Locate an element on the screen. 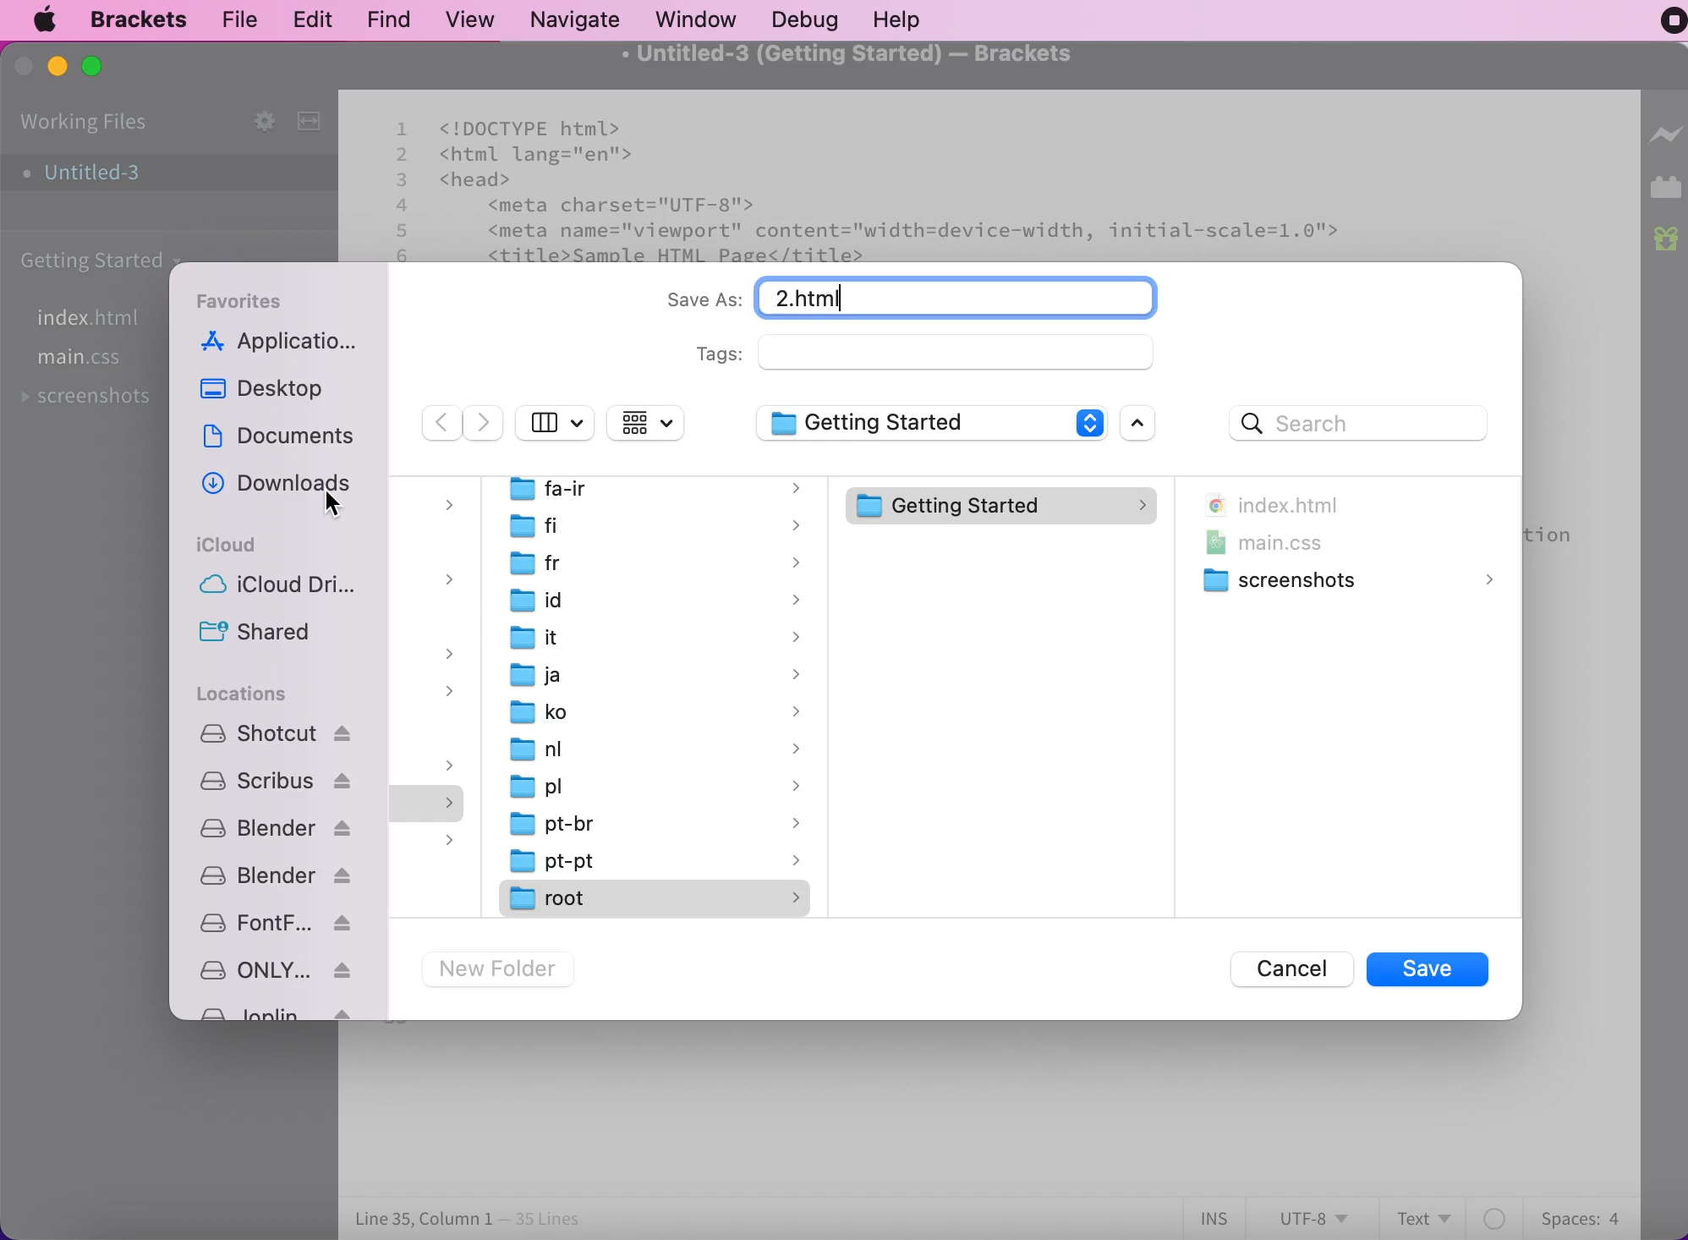 This screenshot has height=1240, width=1688. maximize is located at coordinates (95, 73).